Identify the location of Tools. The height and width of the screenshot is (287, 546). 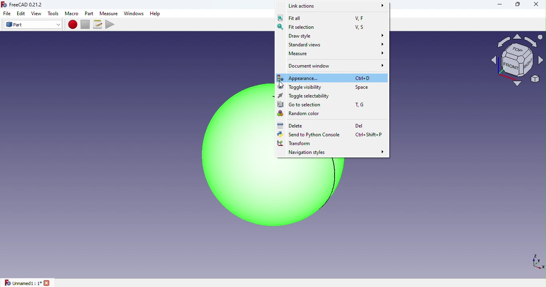
(54, 14).